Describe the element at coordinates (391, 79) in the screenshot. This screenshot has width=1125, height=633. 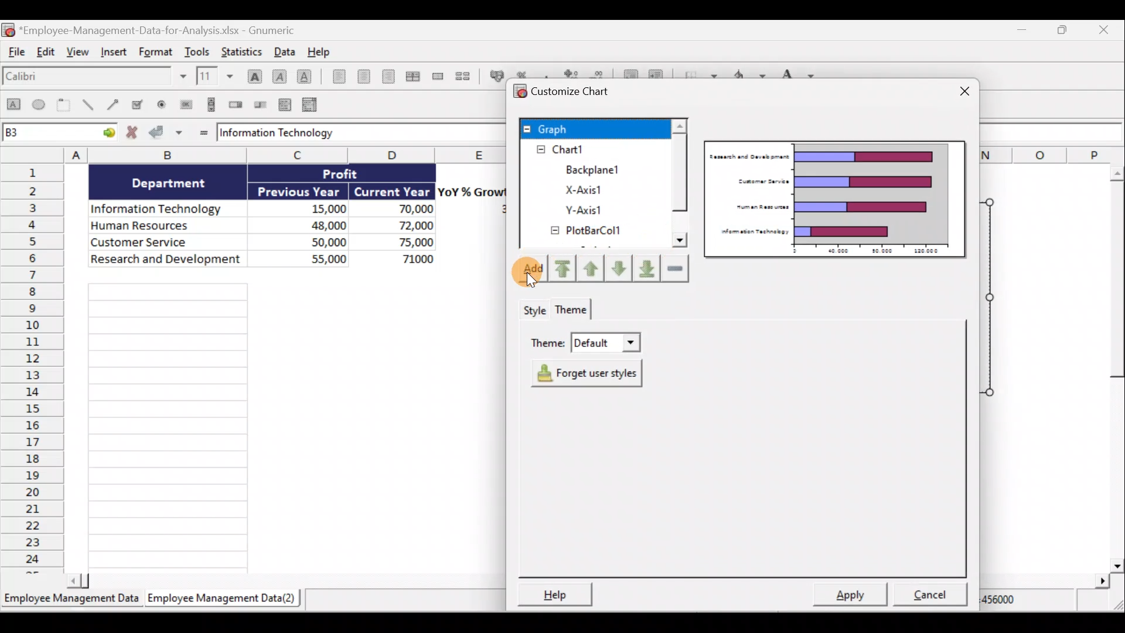
I see `Align right` at that location.